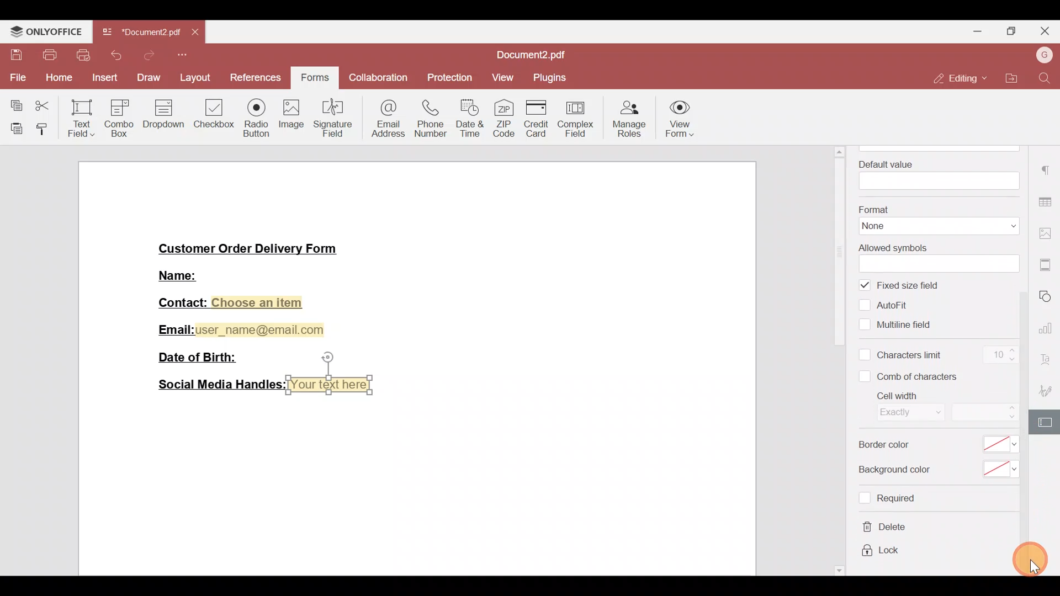 The width and height of the screenshot is (1060, 596). I want to click on Editing mode, so click(958, 79).